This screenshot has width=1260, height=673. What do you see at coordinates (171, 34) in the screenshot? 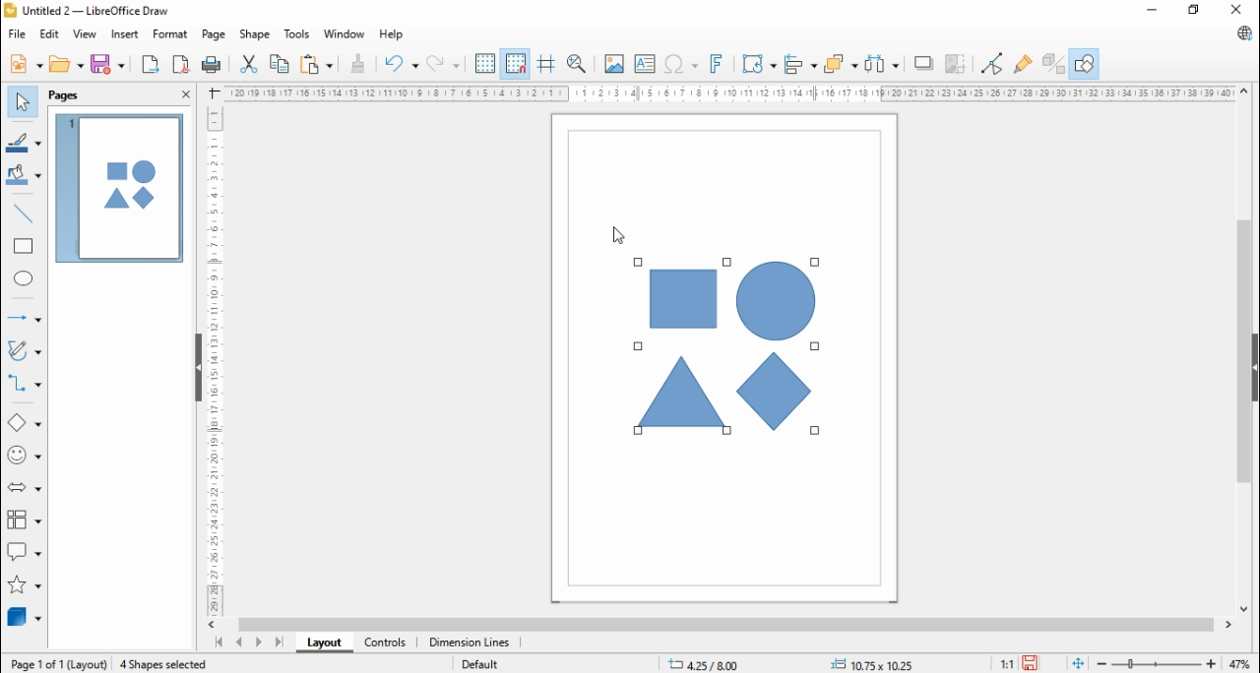
I see `format` at bounding box center [171, 34].